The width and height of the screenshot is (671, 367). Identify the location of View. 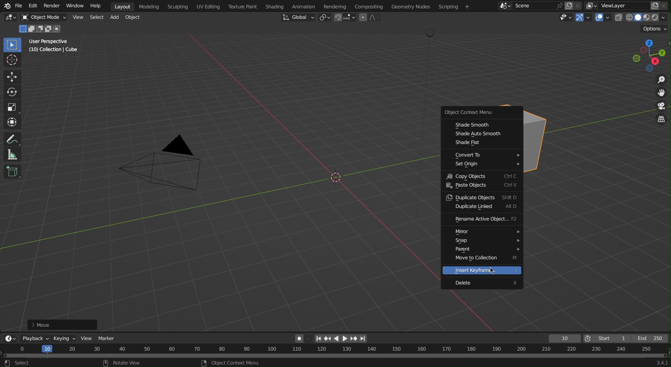
(79, 17).